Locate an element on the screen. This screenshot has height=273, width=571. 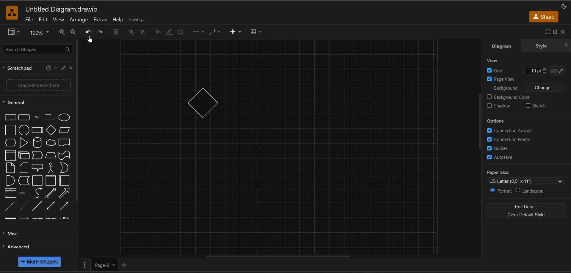
Vertical Container is located at coordinates (51, 181).